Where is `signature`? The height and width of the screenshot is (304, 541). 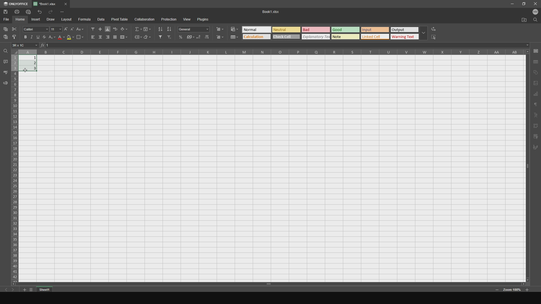
signature is located at coordinates (536, 149).